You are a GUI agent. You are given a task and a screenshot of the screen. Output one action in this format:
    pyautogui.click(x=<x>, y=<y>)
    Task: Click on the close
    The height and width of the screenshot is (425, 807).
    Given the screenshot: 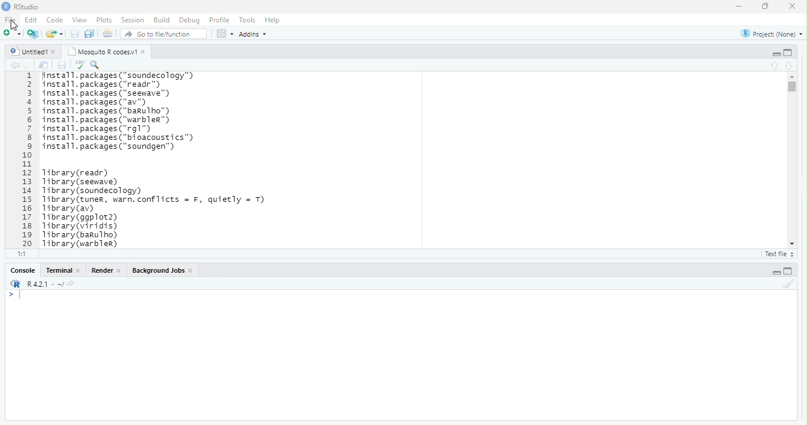 What is the action you would take?
    pyautogui.click(x=55, y=52)
    